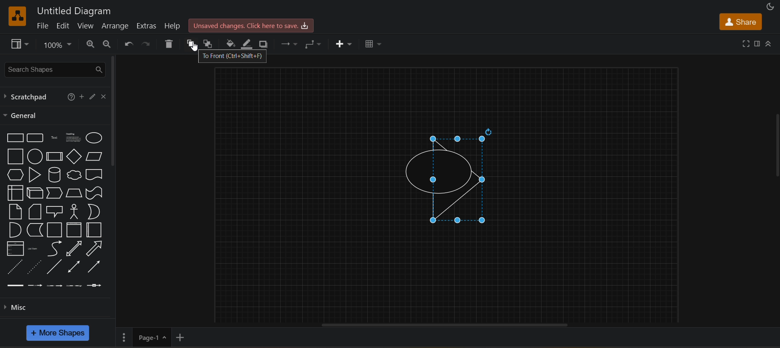 This screenshot has width=780, height=348. I want to click on callout, so click(56, 211).